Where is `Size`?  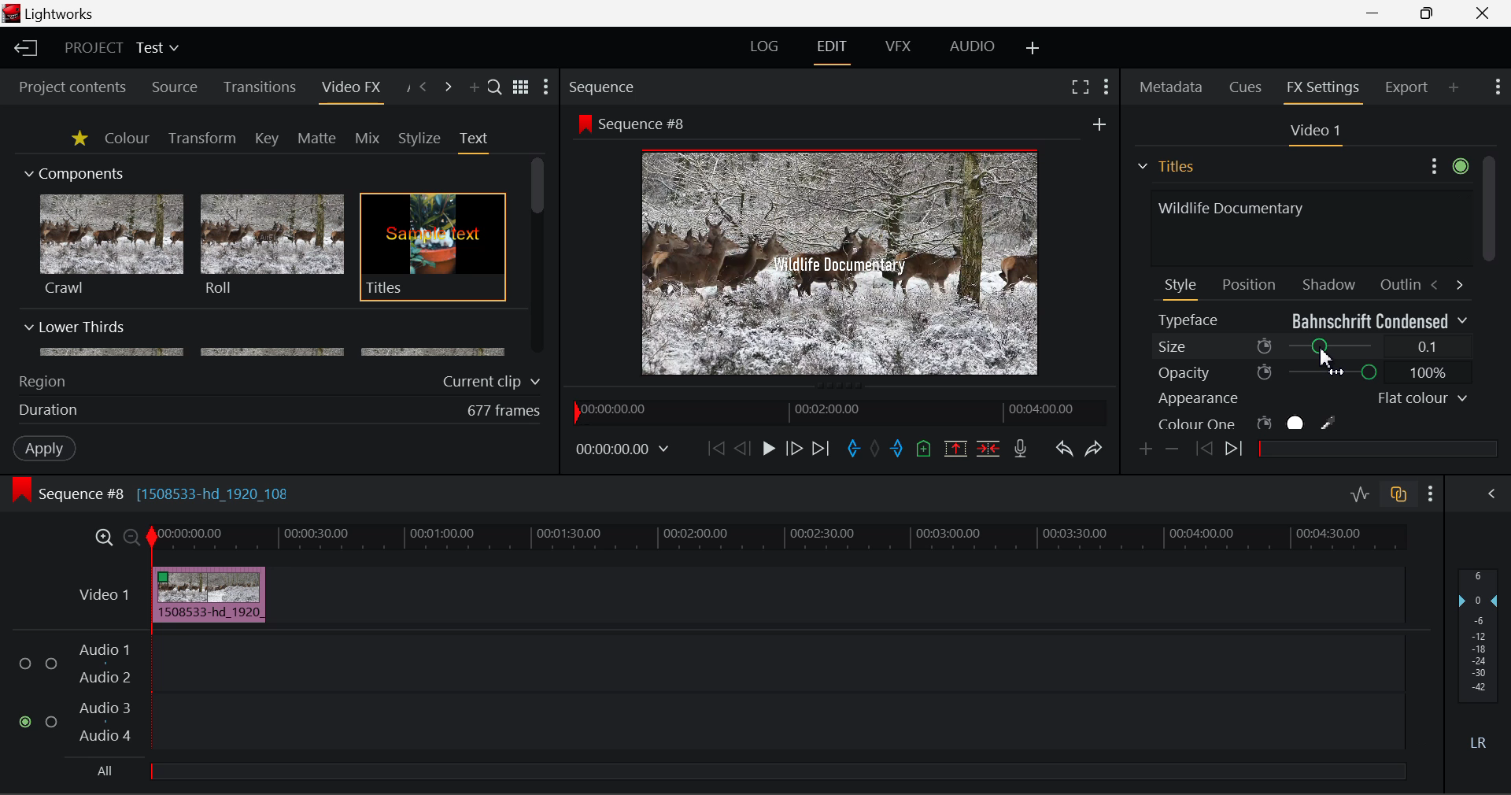 Size is located at coordinates (1313, 346).